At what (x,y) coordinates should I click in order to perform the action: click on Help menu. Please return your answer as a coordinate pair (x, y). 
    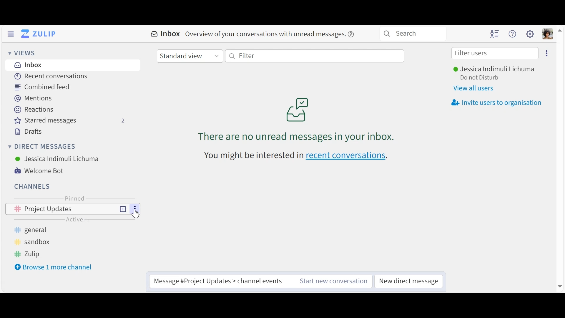
    Looking at the image, I should click on (512, 34).